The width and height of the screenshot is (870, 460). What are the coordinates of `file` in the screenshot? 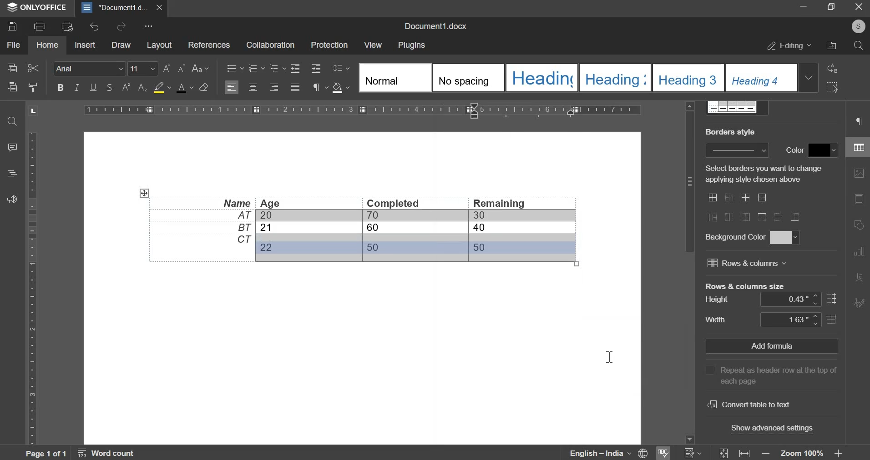 It's located at (13, 45).